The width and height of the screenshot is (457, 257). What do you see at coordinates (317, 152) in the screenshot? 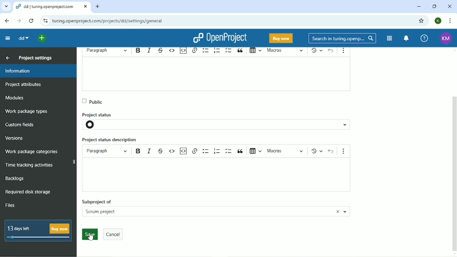
I see `Show local modifications` at bounding box center [317, 152].